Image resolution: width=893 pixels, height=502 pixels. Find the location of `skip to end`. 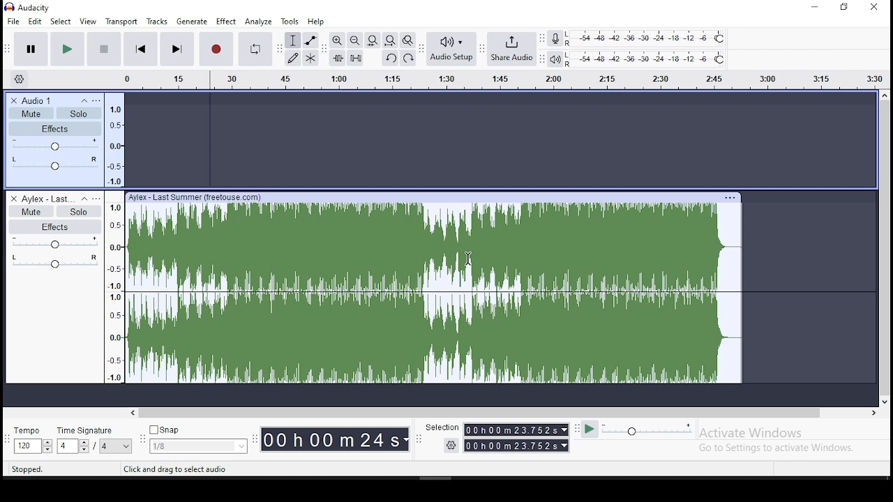

skip to end is located at coordinates (177, 50).